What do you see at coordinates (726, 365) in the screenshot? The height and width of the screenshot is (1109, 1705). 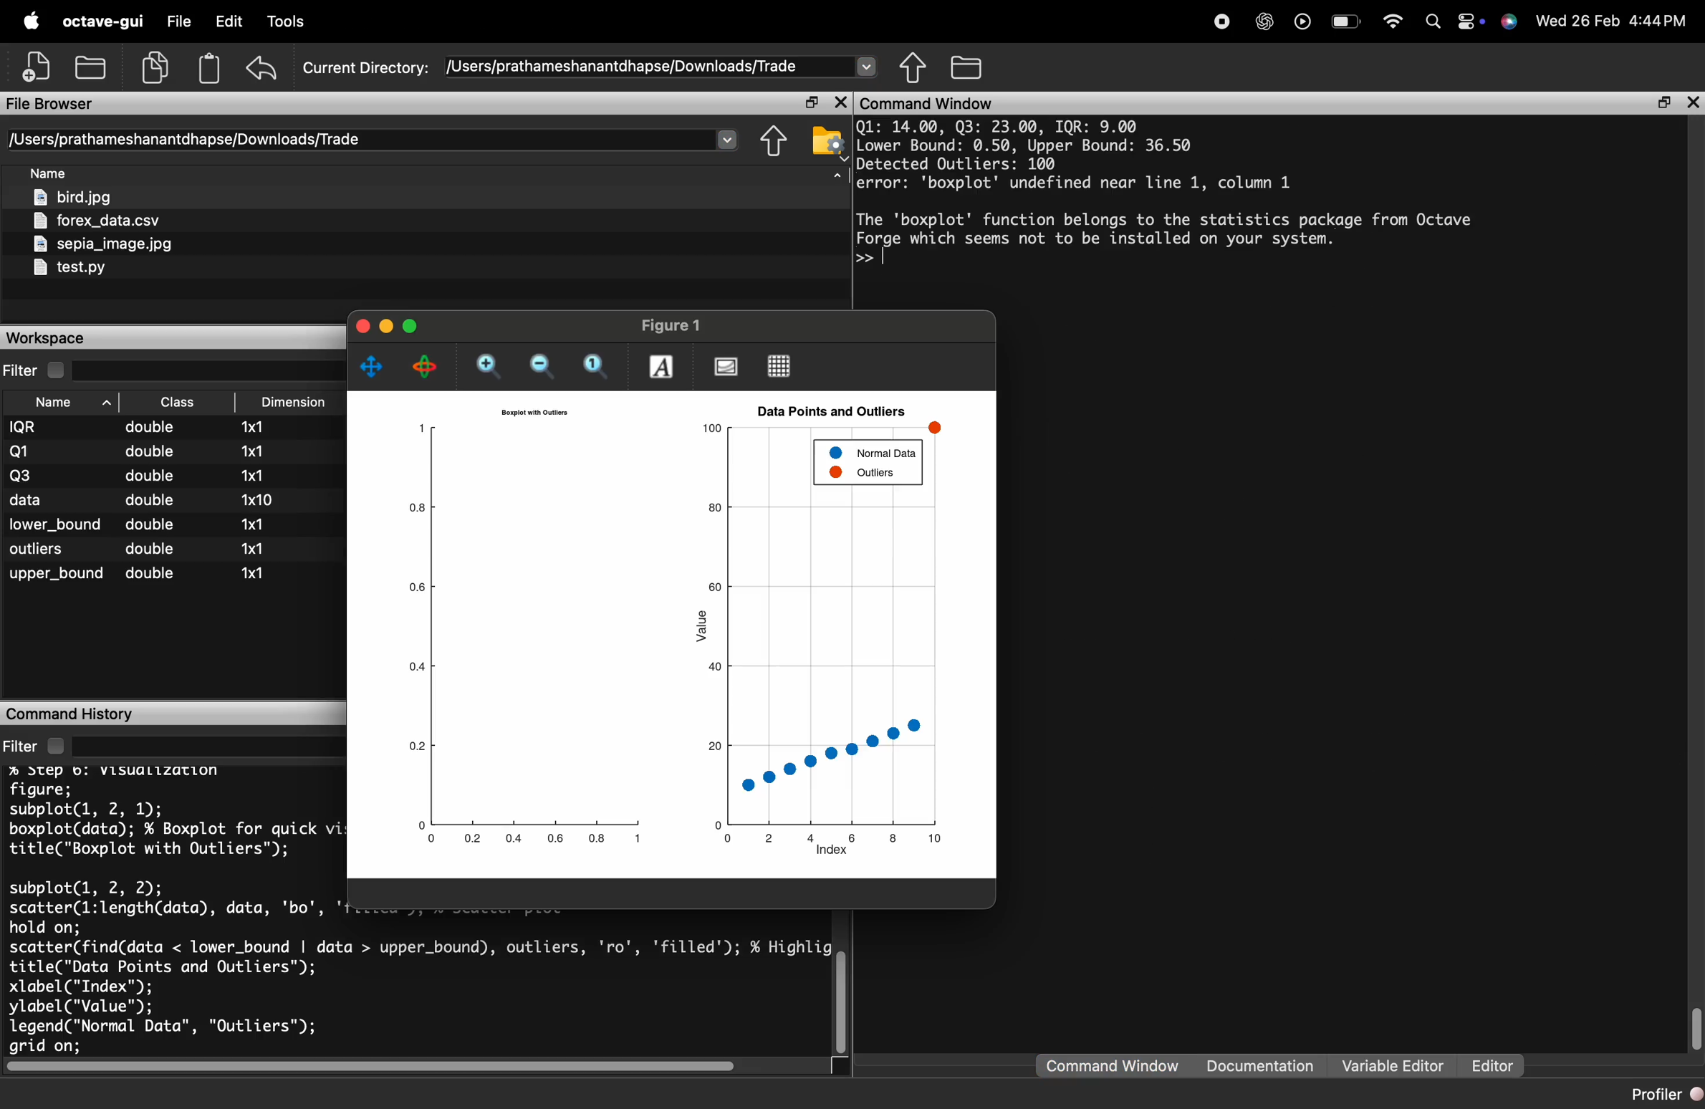 I see `Toggle current axes visibility` at bounding box center [726, 365].